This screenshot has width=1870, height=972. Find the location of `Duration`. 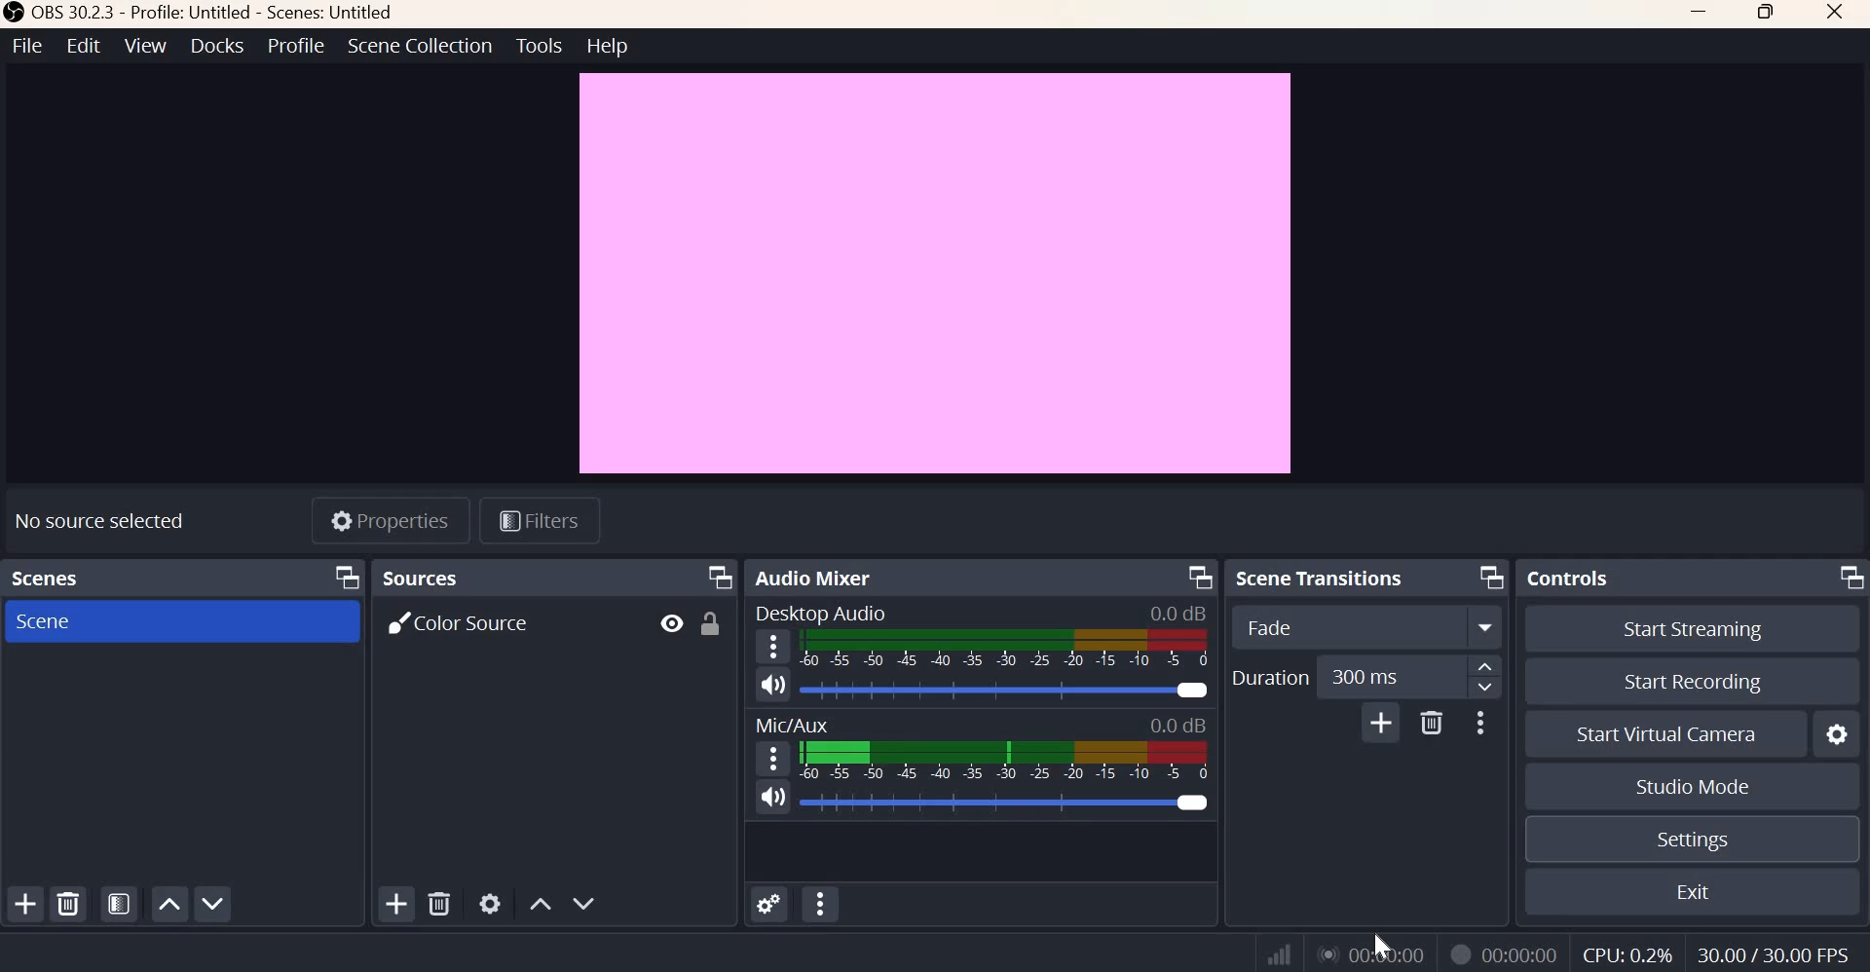

Duration is located at coordinates (1269, 676).